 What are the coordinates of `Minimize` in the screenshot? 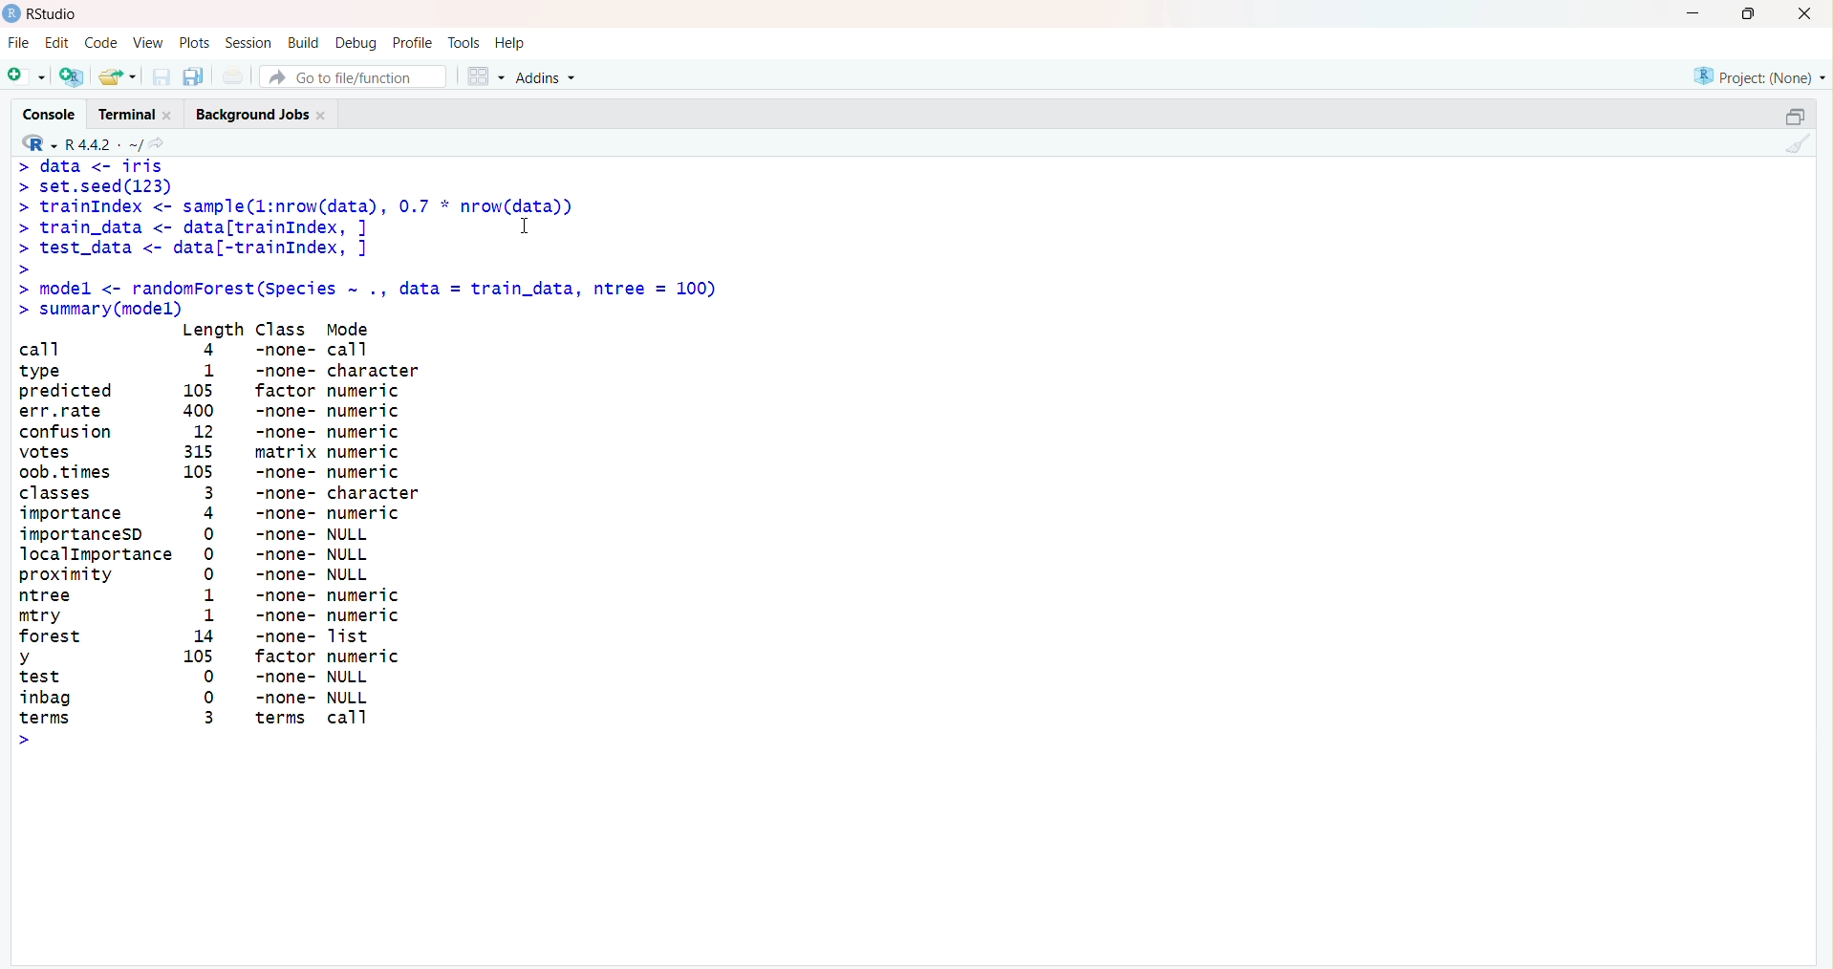 It's located at (1694, 12).